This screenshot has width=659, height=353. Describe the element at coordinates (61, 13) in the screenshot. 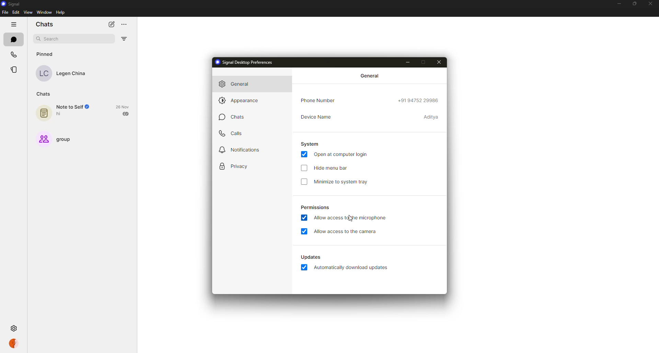

I see `help` at that location.